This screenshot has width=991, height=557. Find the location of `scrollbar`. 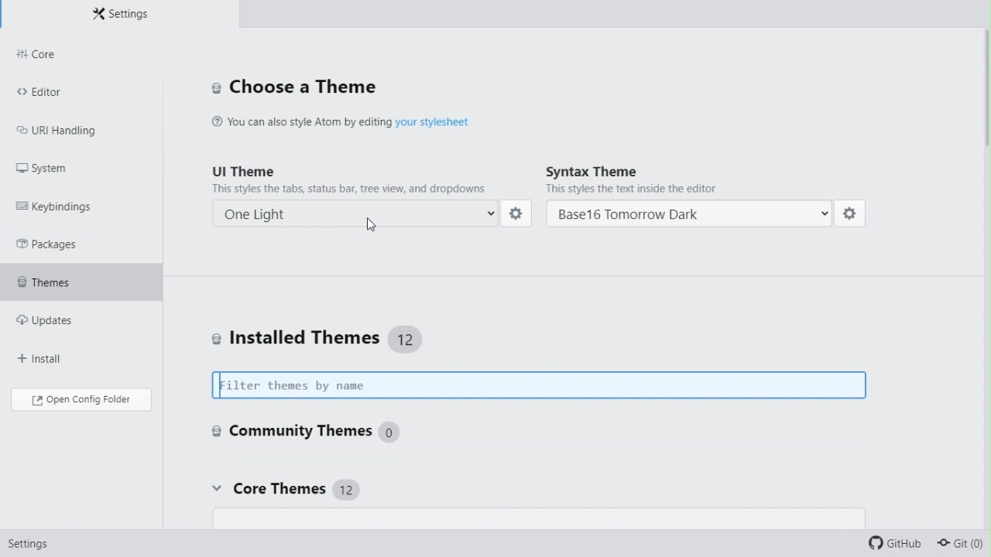

scrollbar is located at coordinates (984, 102).